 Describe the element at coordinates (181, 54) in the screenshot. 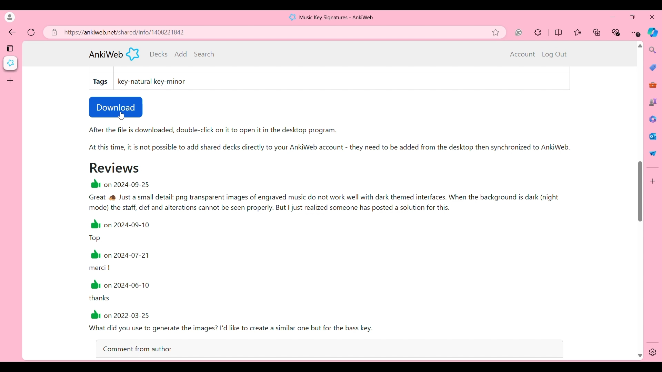

I see `Add` at that location.